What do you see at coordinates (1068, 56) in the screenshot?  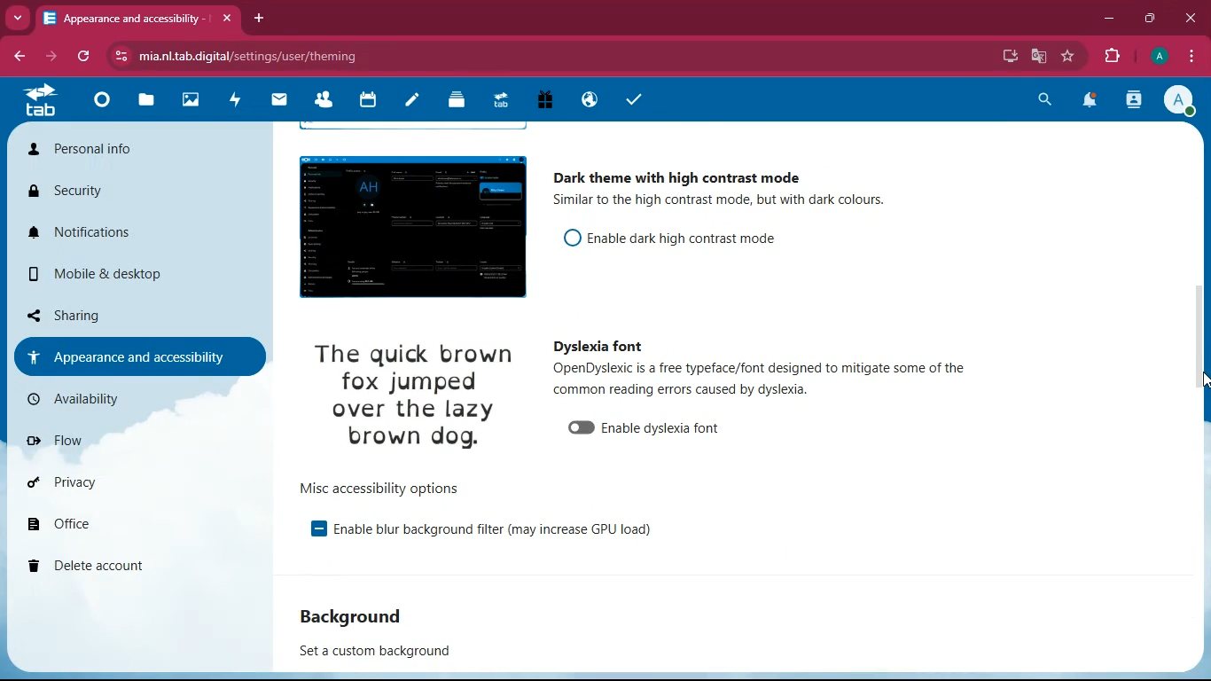 I see `favourite` at bounding box center [1068, 56].